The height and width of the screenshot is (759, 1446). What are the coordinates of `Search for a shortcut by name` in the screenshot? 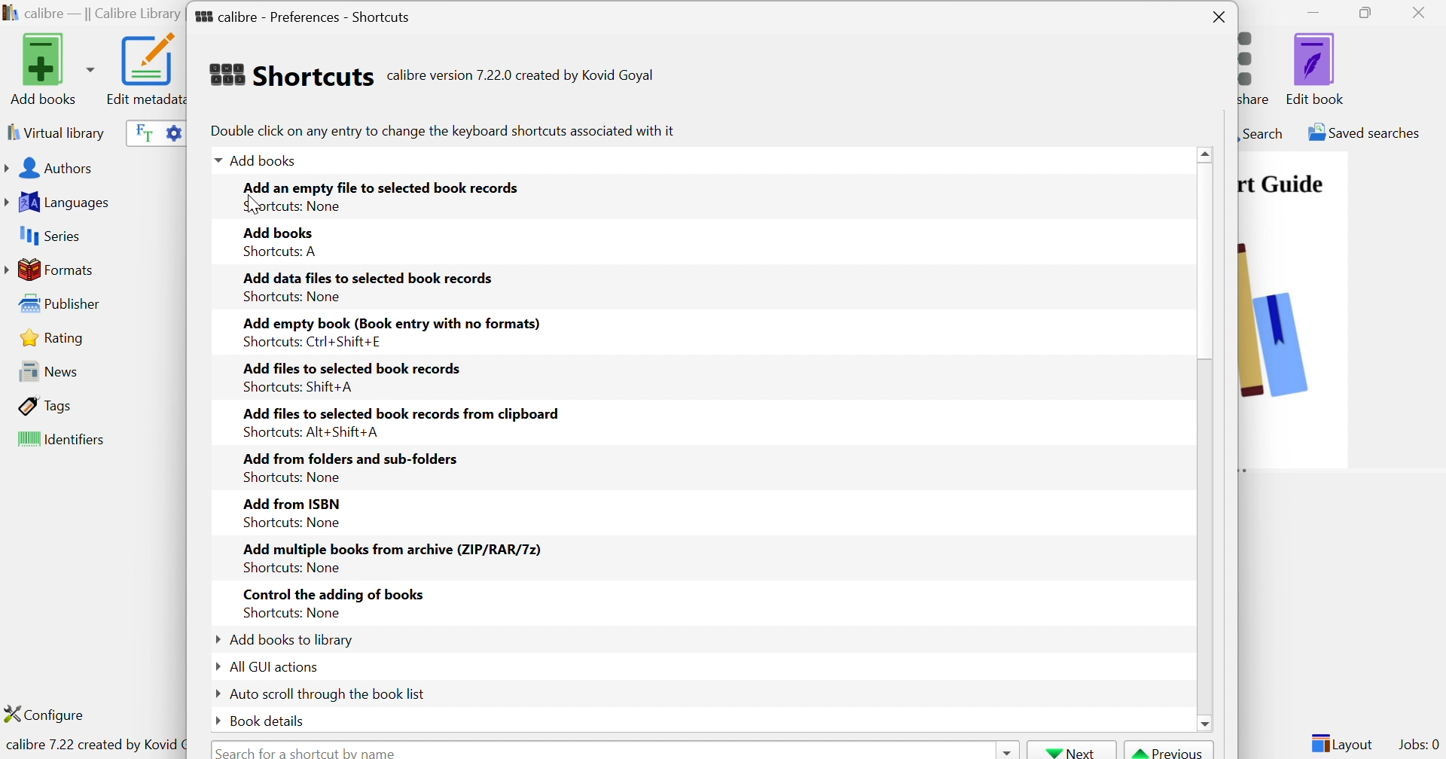 It's located at (310, 751).